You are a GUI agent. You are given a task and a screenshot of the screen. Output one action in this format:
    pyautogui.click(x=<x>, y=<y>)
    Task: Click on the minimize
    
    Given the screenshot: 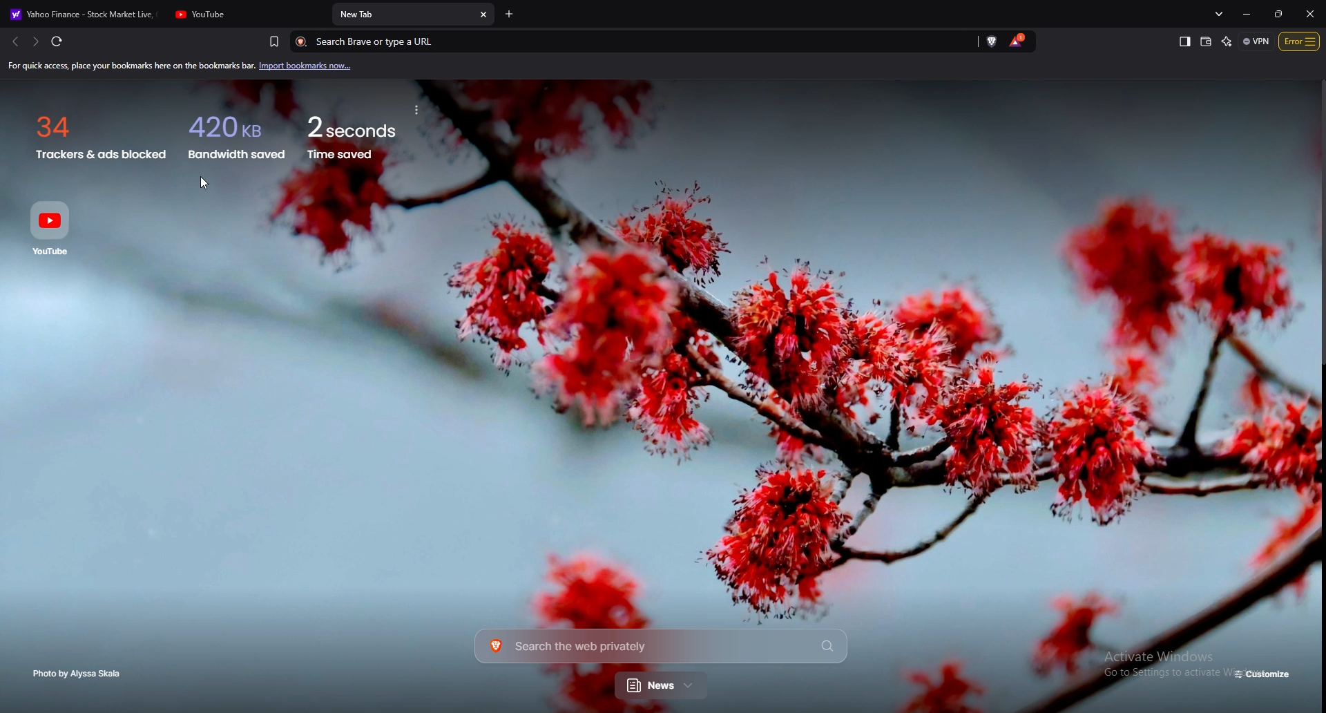 What is the action you would take?
    pyautogui.click(x=1249, y=14)
    